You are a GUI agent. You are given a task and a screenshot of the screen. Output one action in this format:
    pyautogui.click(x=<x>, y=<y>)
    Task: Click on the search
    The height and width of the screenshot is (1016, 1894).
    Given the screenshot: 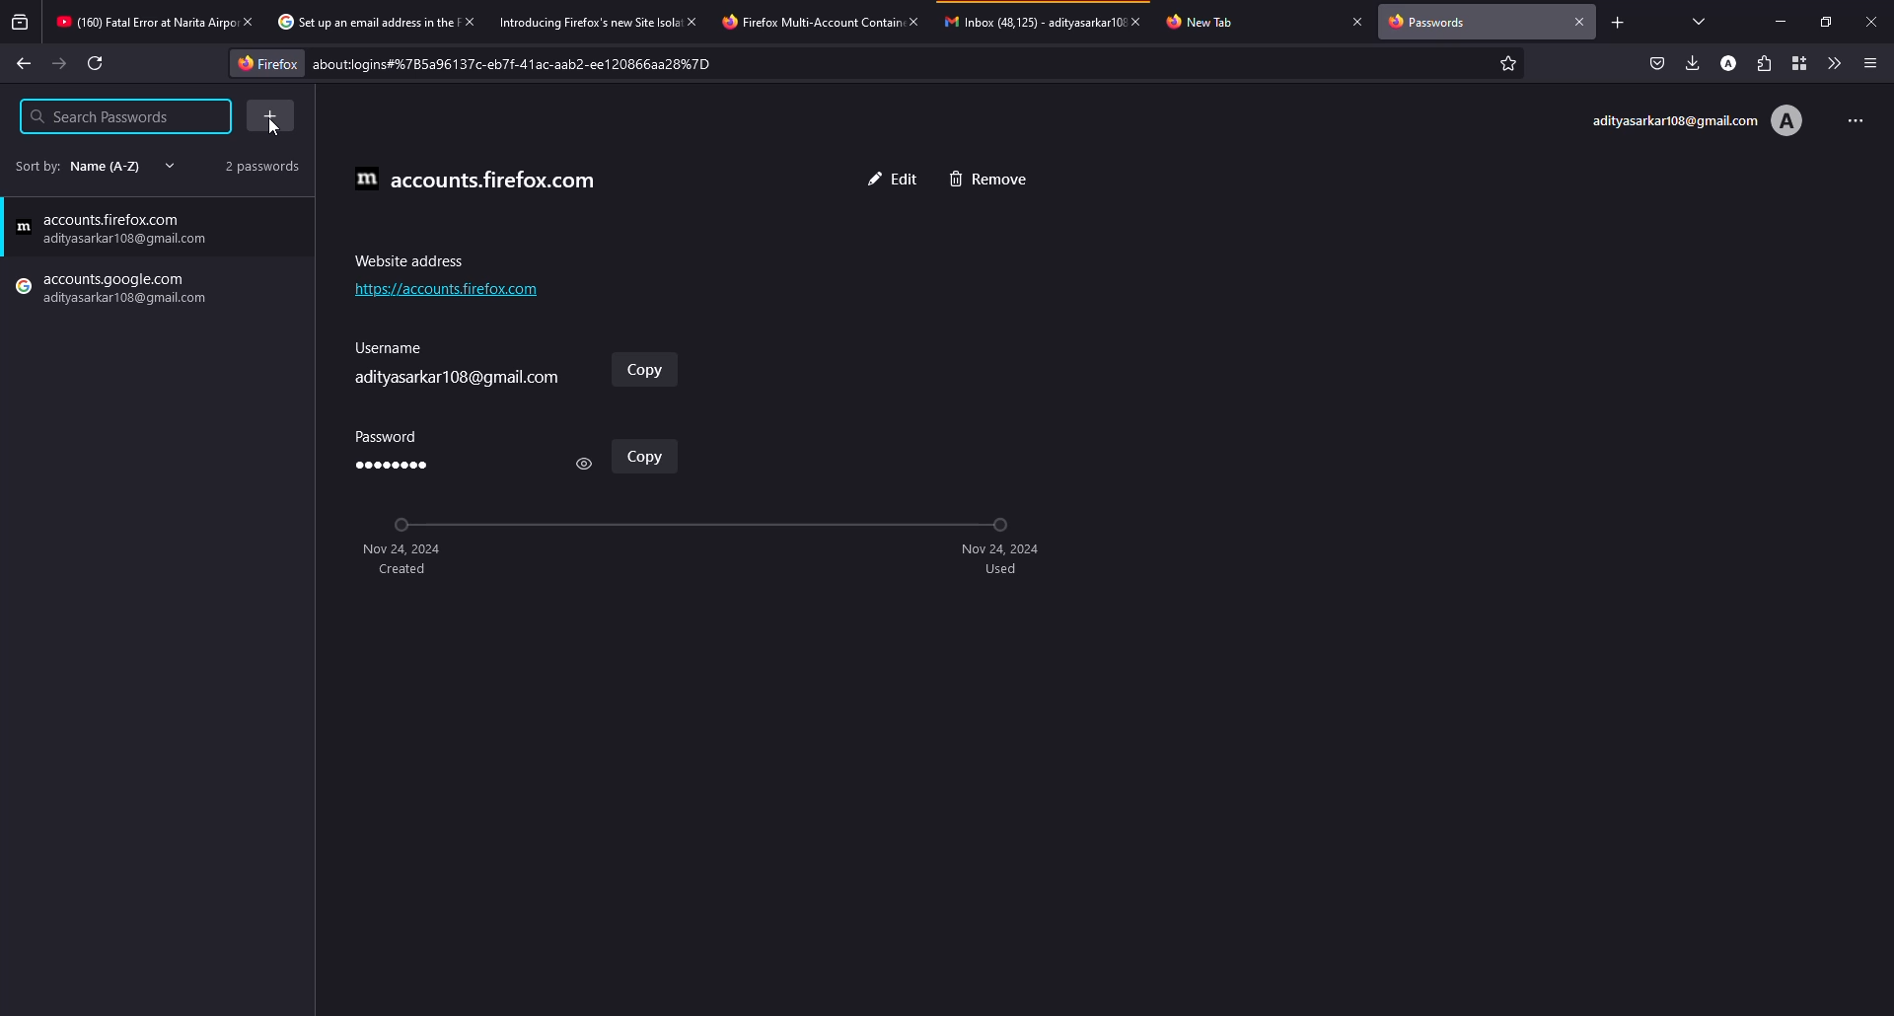 What is the action you would take?
    pyautogui.click(x=99, y=116)
    